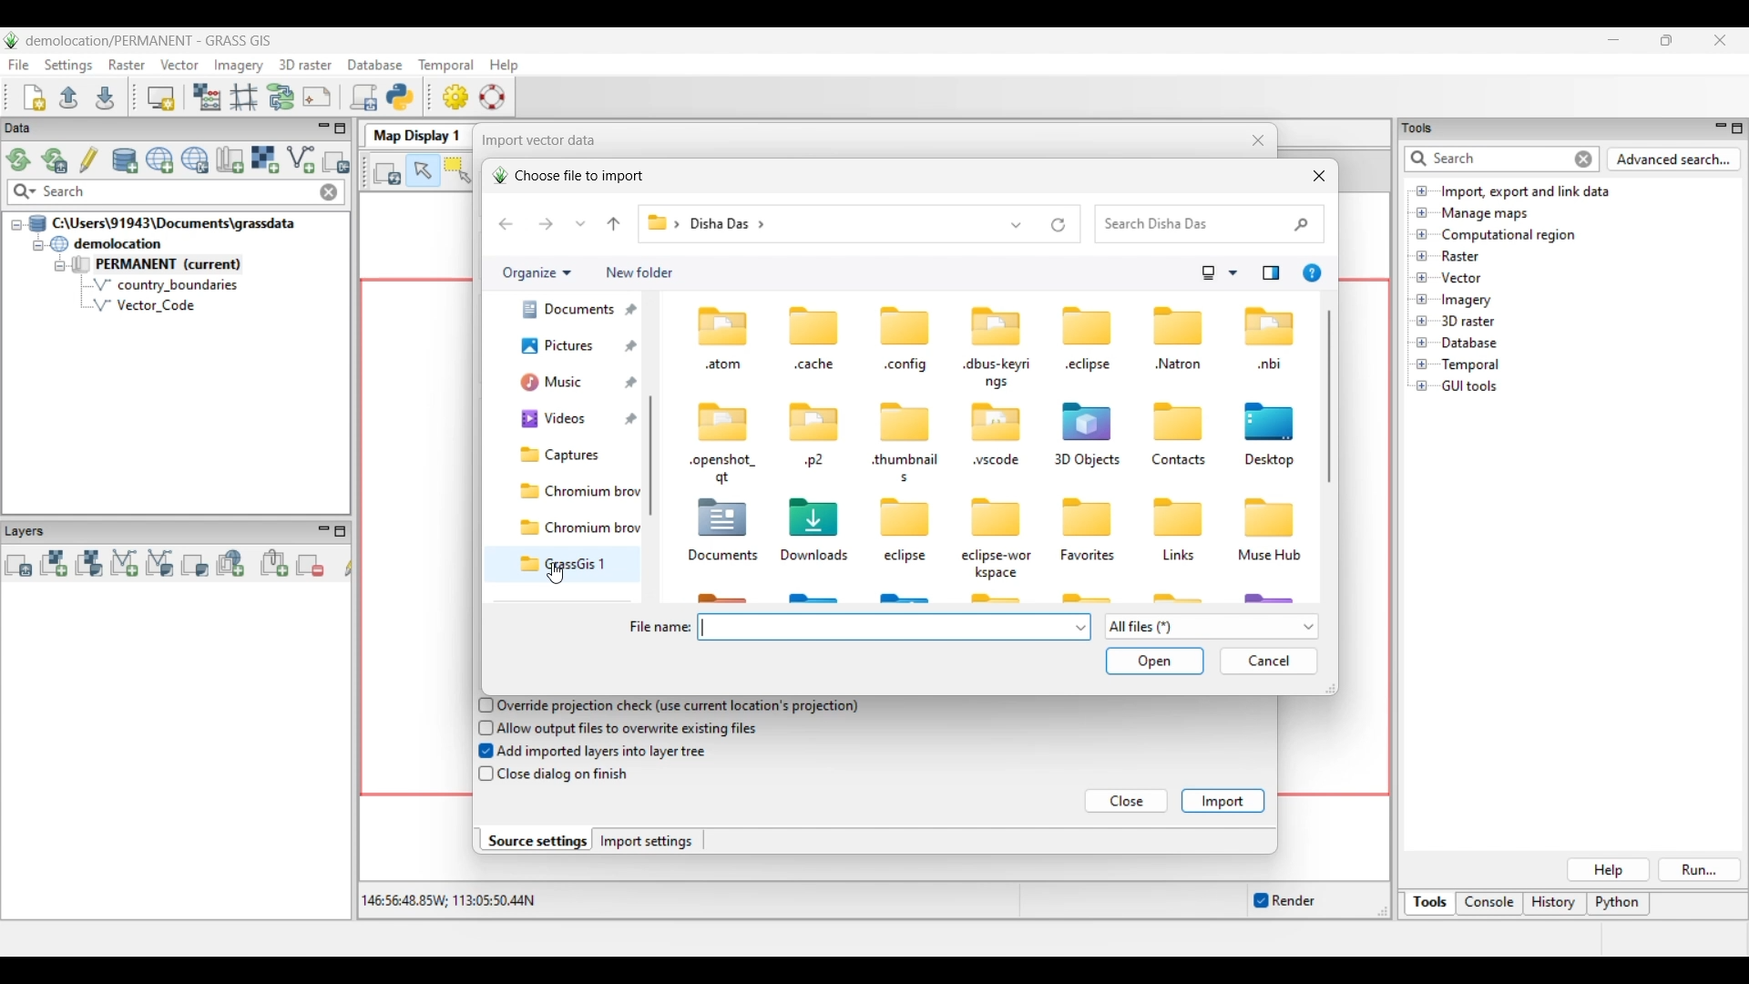 The height and width of the screenshot is (984, 1749). I want to click on Create new workspace, so click(36, 97).